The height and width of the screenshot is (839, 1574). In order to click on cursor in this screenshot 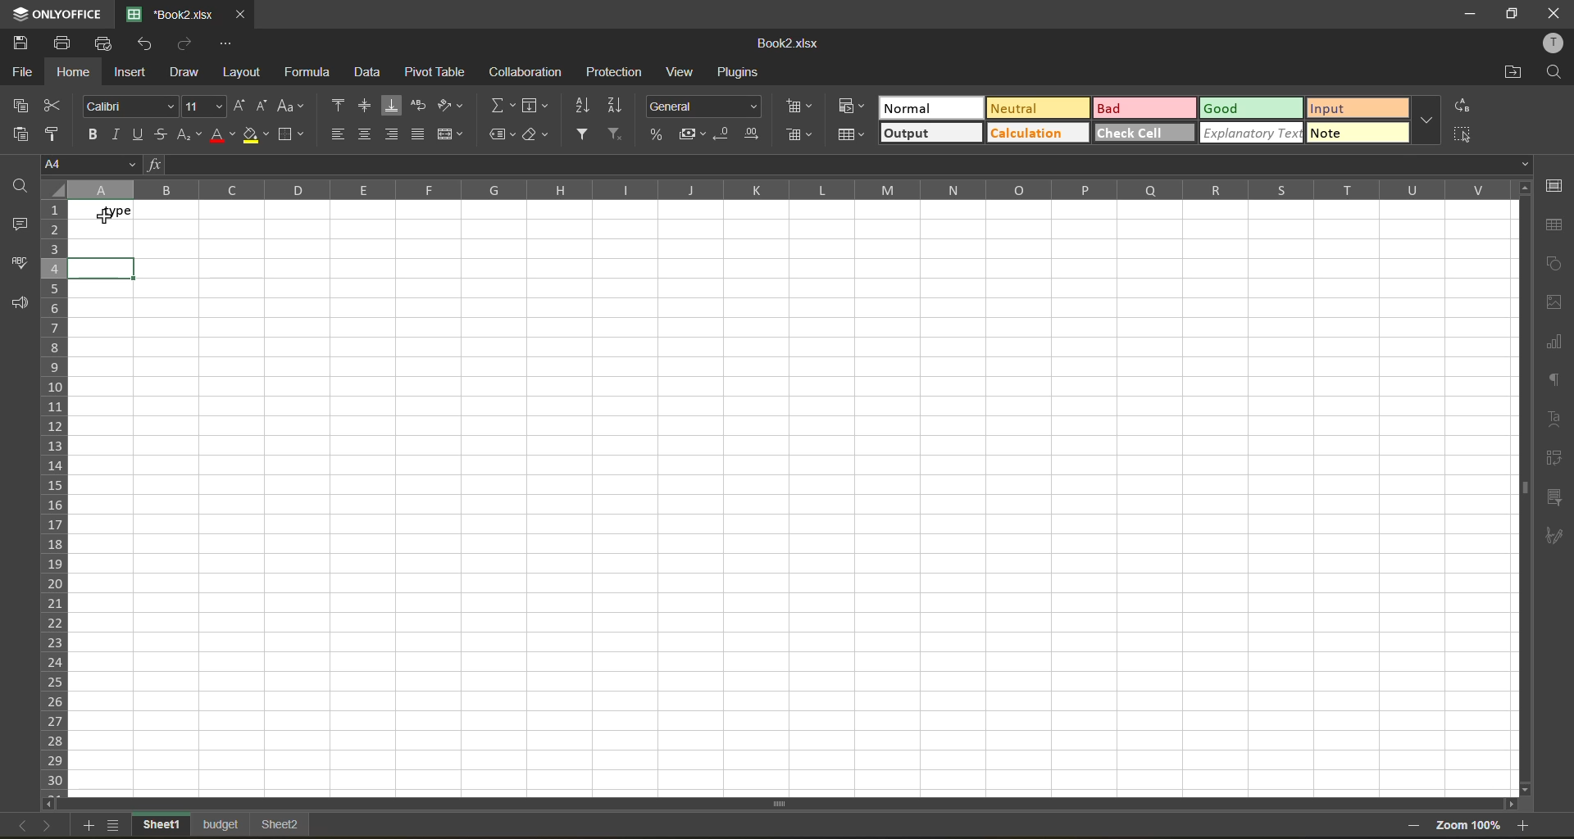, I will do `click(107, 218)`.